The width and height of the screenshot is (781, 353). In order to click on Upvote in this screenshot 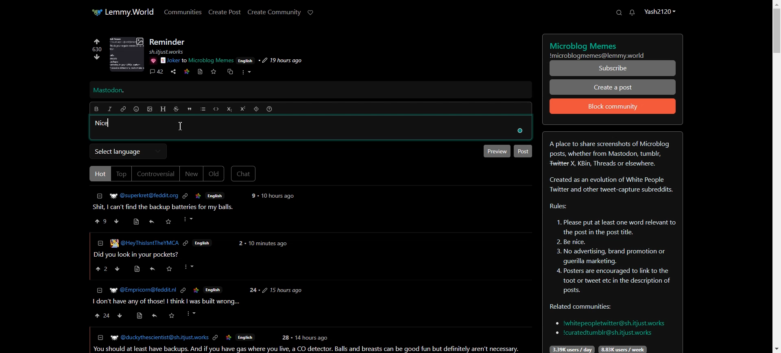, I will do `click(101, 221)`.